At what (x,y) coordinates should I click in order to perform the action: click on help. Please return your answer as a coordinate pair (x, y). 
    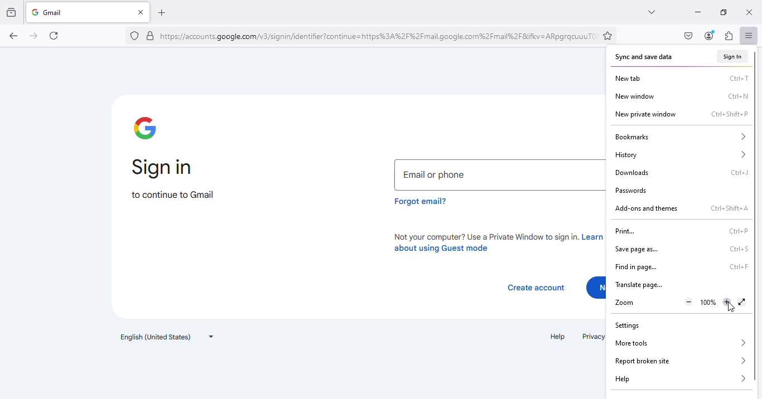
    Looking at the image, I should click on (558, 336).